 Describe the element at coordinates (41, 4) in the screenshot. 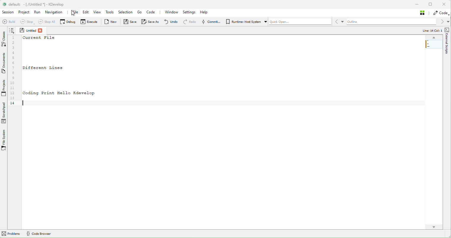

I see `default: - [ /Untitled *] - KDevelop` at that location.